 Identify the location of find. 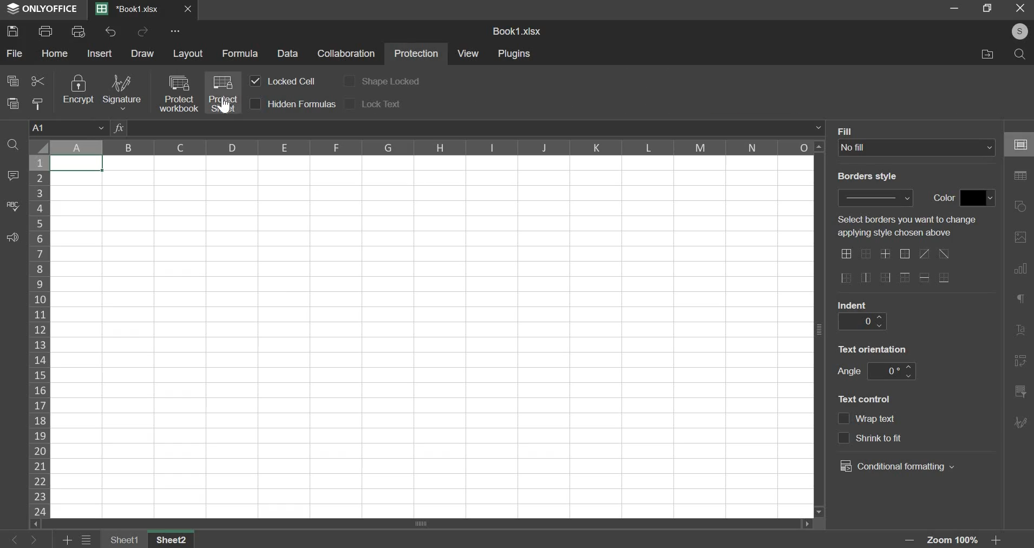
(14, 145).